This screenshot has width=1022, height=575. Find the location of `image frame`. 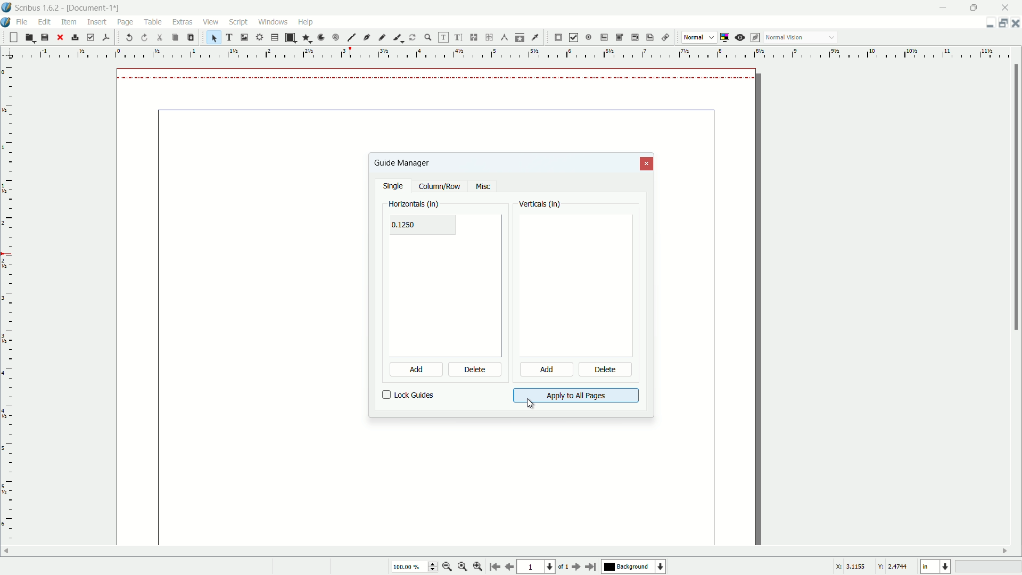

image frame is located at coordinates (243, 37).